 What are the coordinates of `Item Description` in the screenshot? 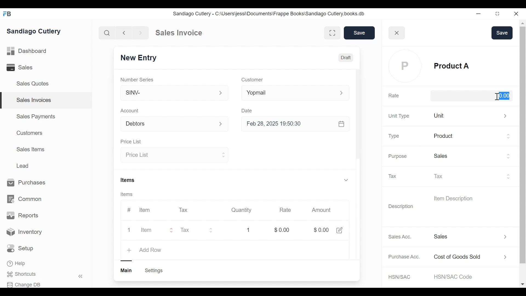 It's located at (453, 198).